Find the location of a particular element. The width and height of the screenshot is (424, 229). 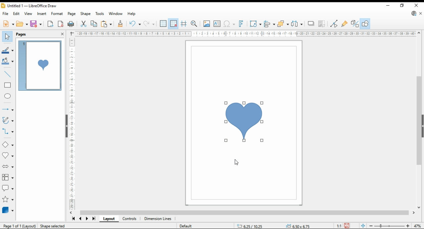

next page is located at coordinates (87, 219).